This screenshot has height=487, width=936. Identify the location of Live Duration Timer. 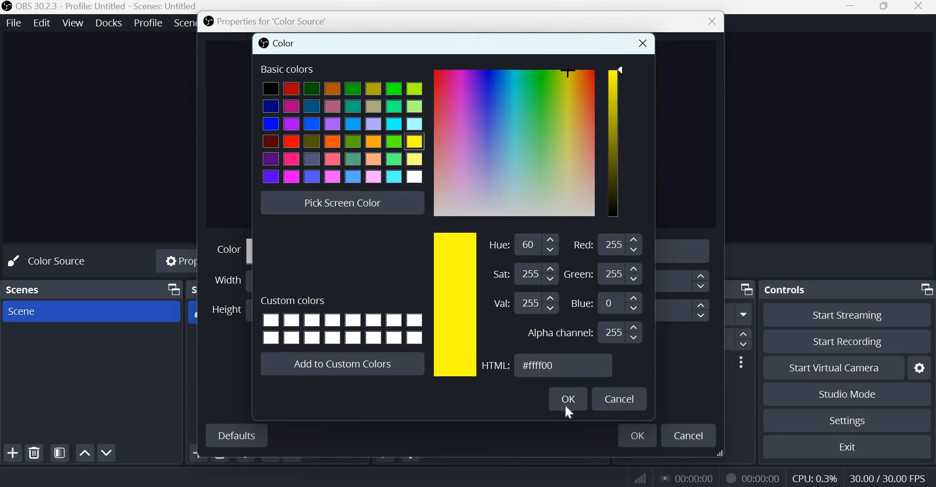
(730, 477).